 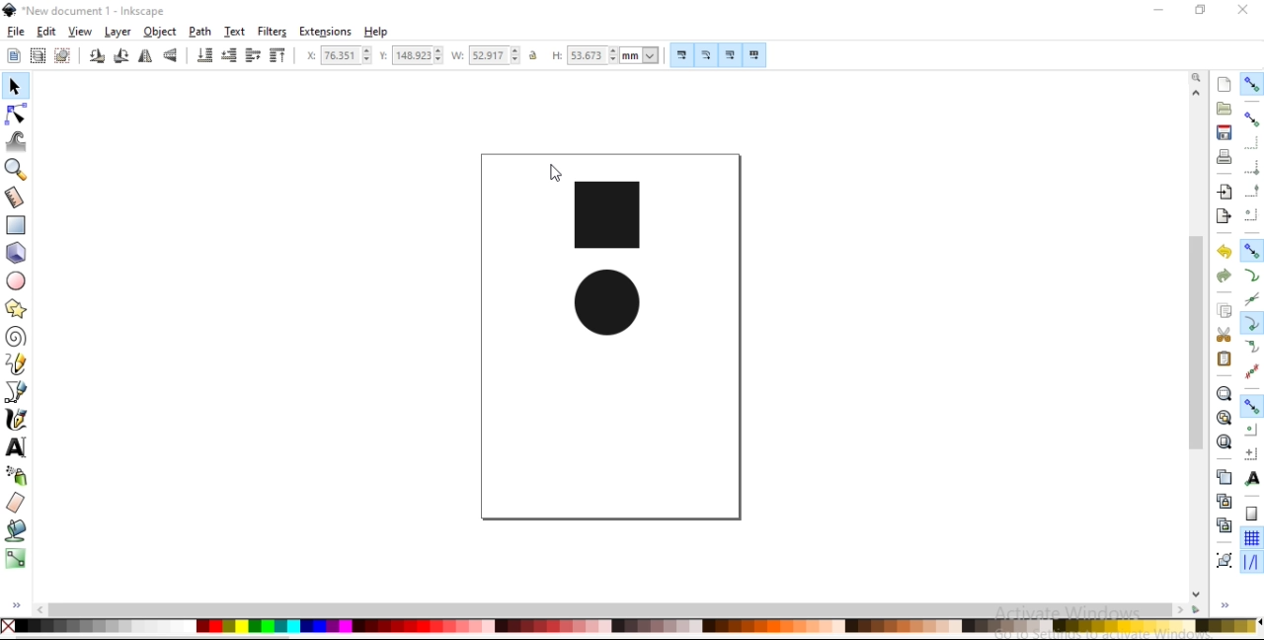 What do you see at coordinates (1251, 537) in the screenshot?
I see `snap to grids` at bounding box center [1251, 537].